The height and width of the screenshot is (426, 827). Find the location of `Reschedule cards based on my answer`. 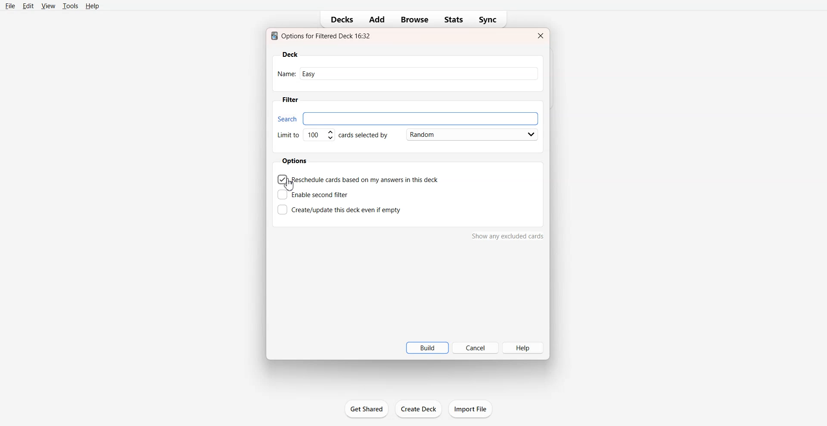

Reschedule cards based on my answer is located at coordinates (359, 179).